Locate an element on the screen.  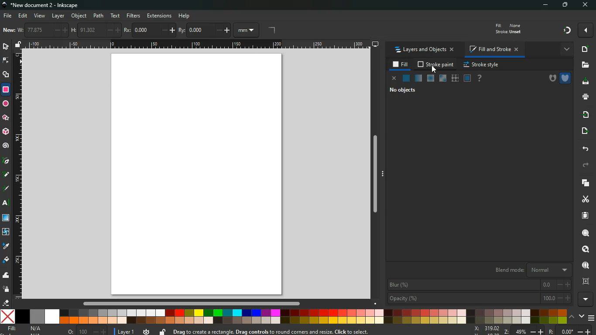
message is located at coordinates (295, 332).